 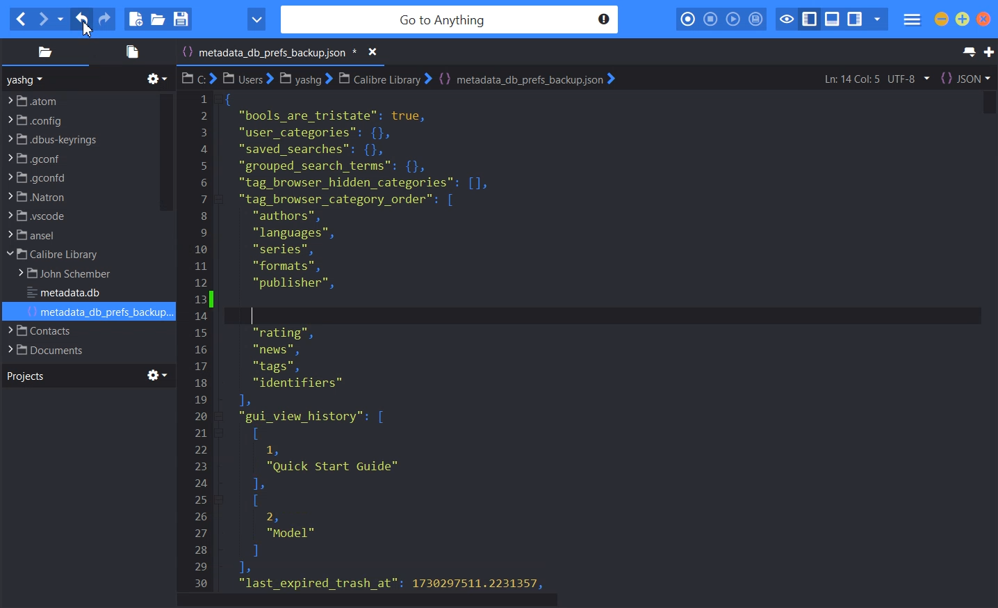 What do you see at coordinates (71, 274) in the screenshot?
I see `File` at bounding box center [71, 274].